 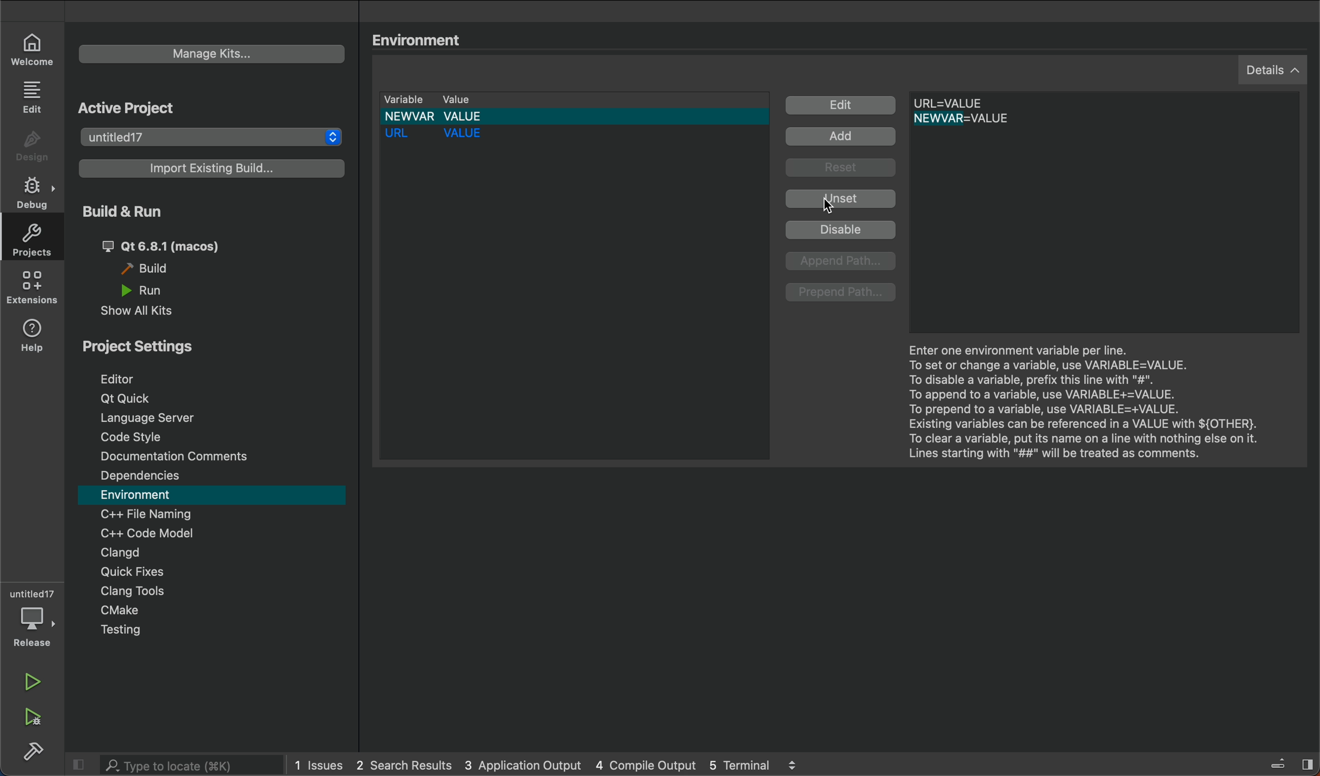 What do you see at coordinates (176, 764) in the screenshot?
I see `search` at bounding box center [176, 764].